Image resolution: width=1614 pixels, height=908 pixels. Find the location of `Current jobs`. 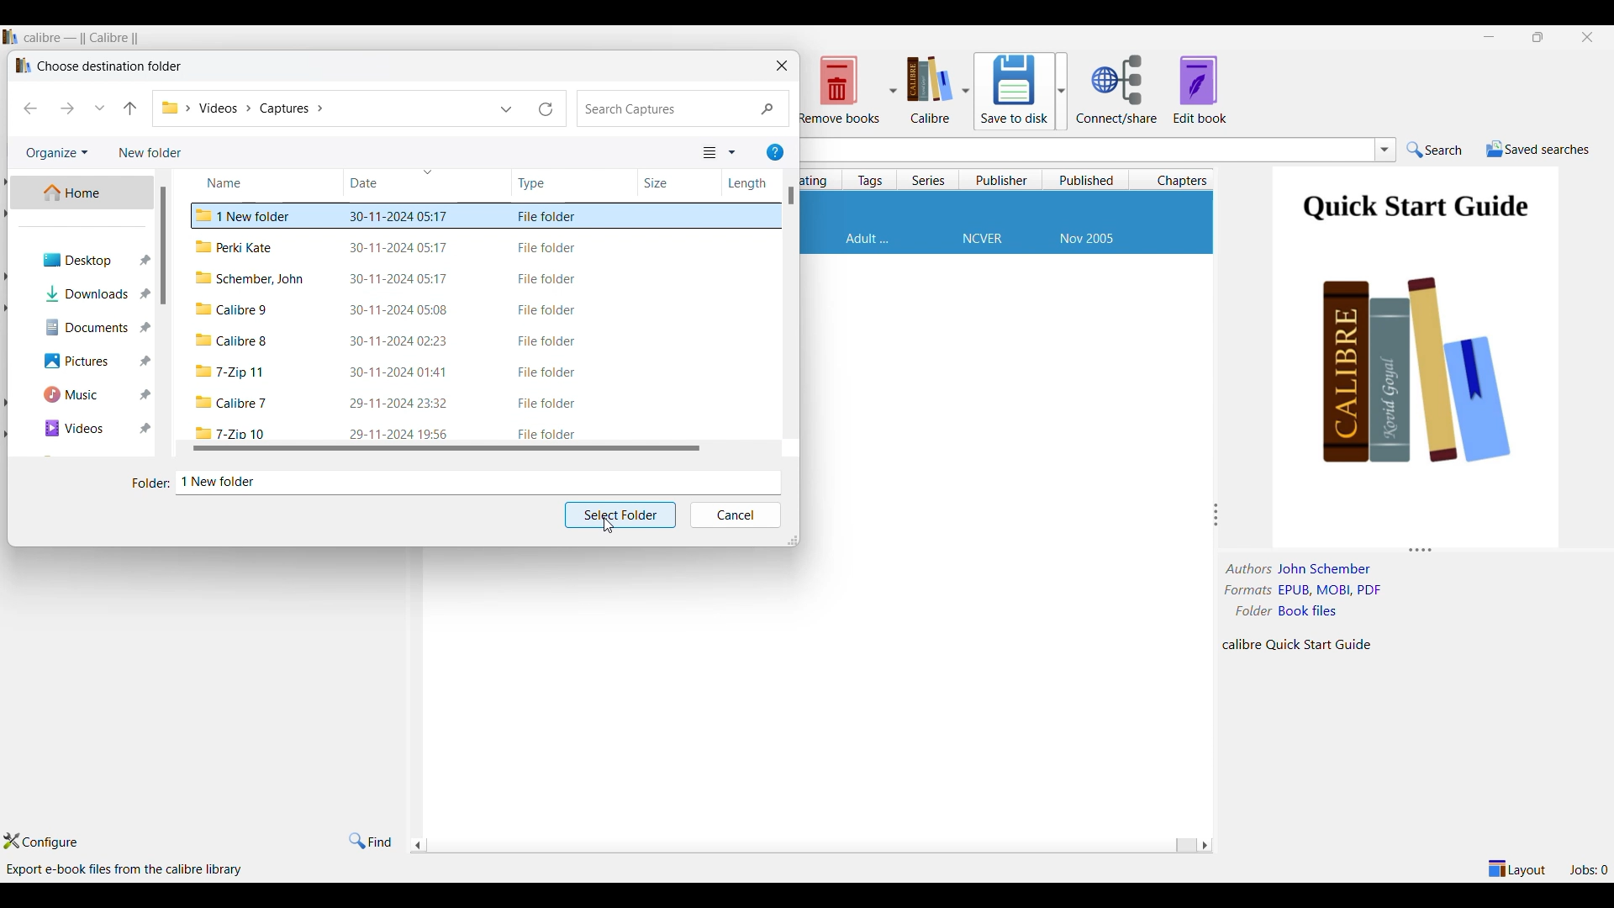

Current jobs is located at coordinates (1588, 869).